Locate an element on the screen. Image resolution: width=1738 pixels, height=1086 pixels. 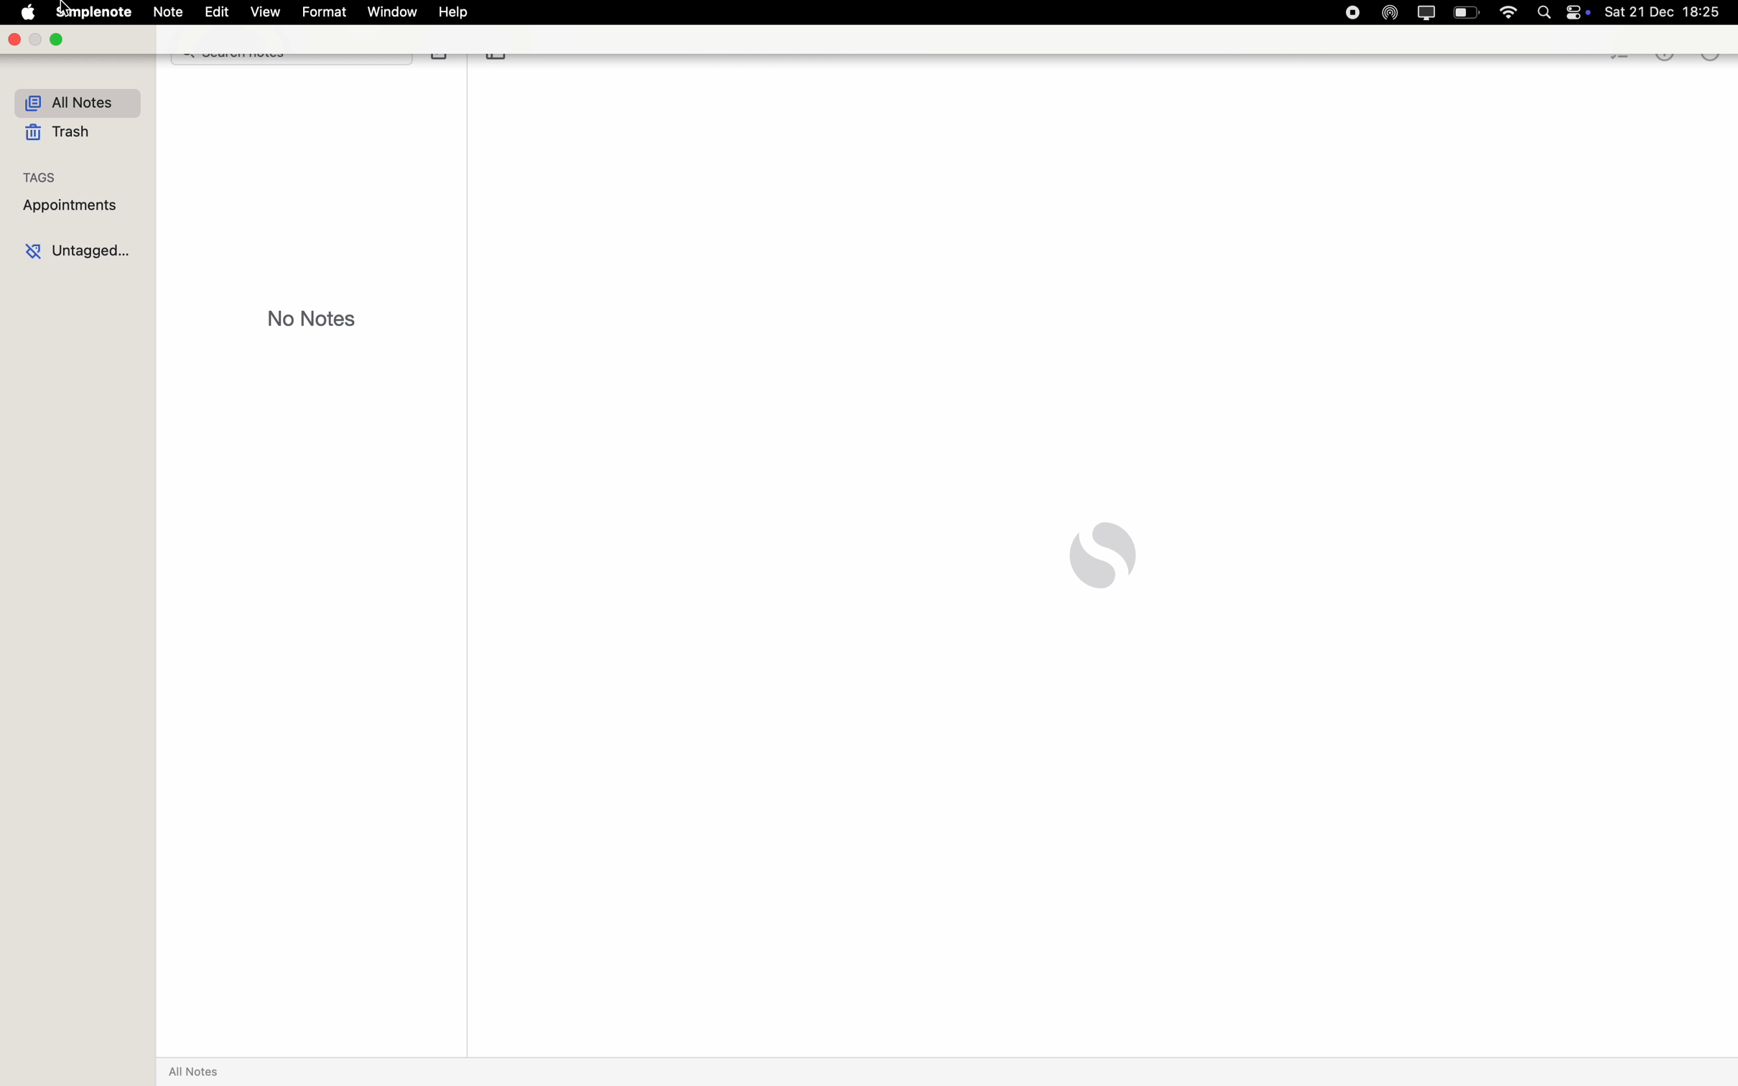
all notes is located at coordinates (197, 1073).